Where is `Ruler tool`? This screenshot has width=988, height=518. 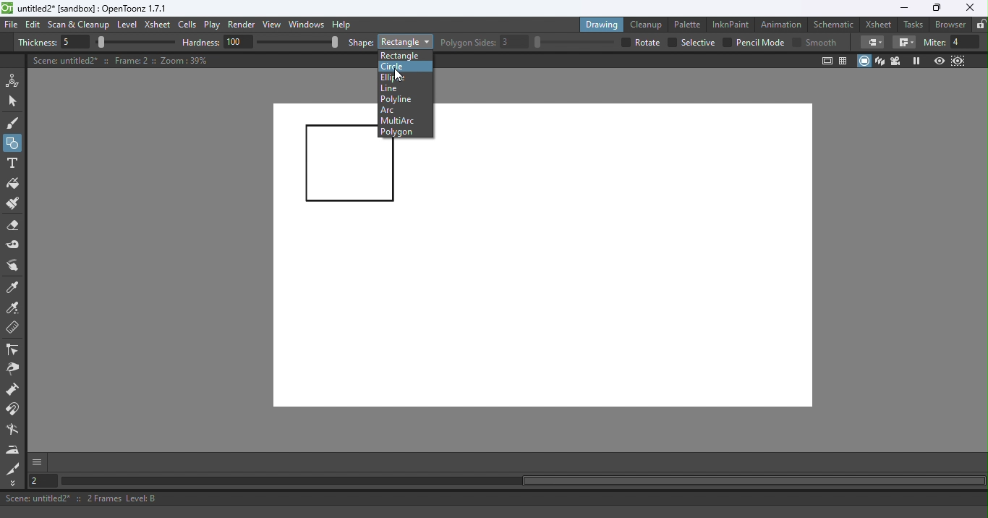 Ruler tool is located at coordinates (13, 329).